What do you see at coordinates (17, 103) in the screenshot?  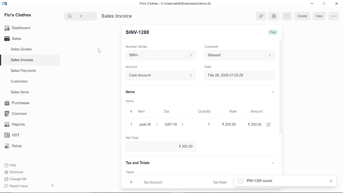 I see `Purchases` at bounding box center [17, 103].